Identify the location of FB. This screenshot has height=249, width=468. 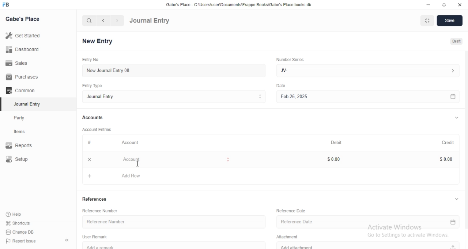
(7, 5).